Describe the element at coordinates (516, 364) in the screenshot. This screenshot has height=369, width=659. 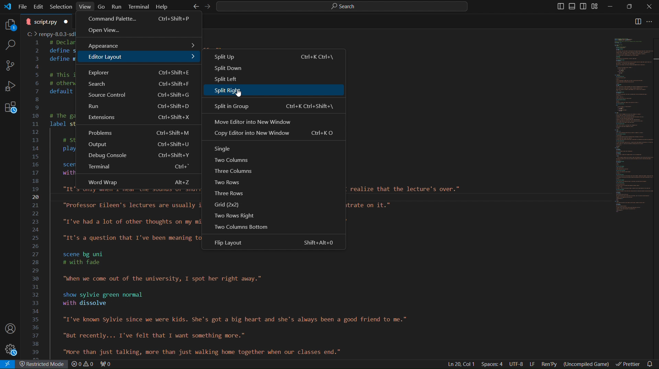
I see `UTF-8` at that location.